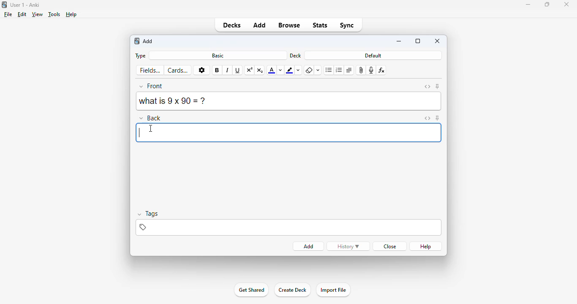 The image size is (577, 304). What do you see at coordinates (228, 71) in the screenshot?
I see `italic` at bounding box center [228, 71].